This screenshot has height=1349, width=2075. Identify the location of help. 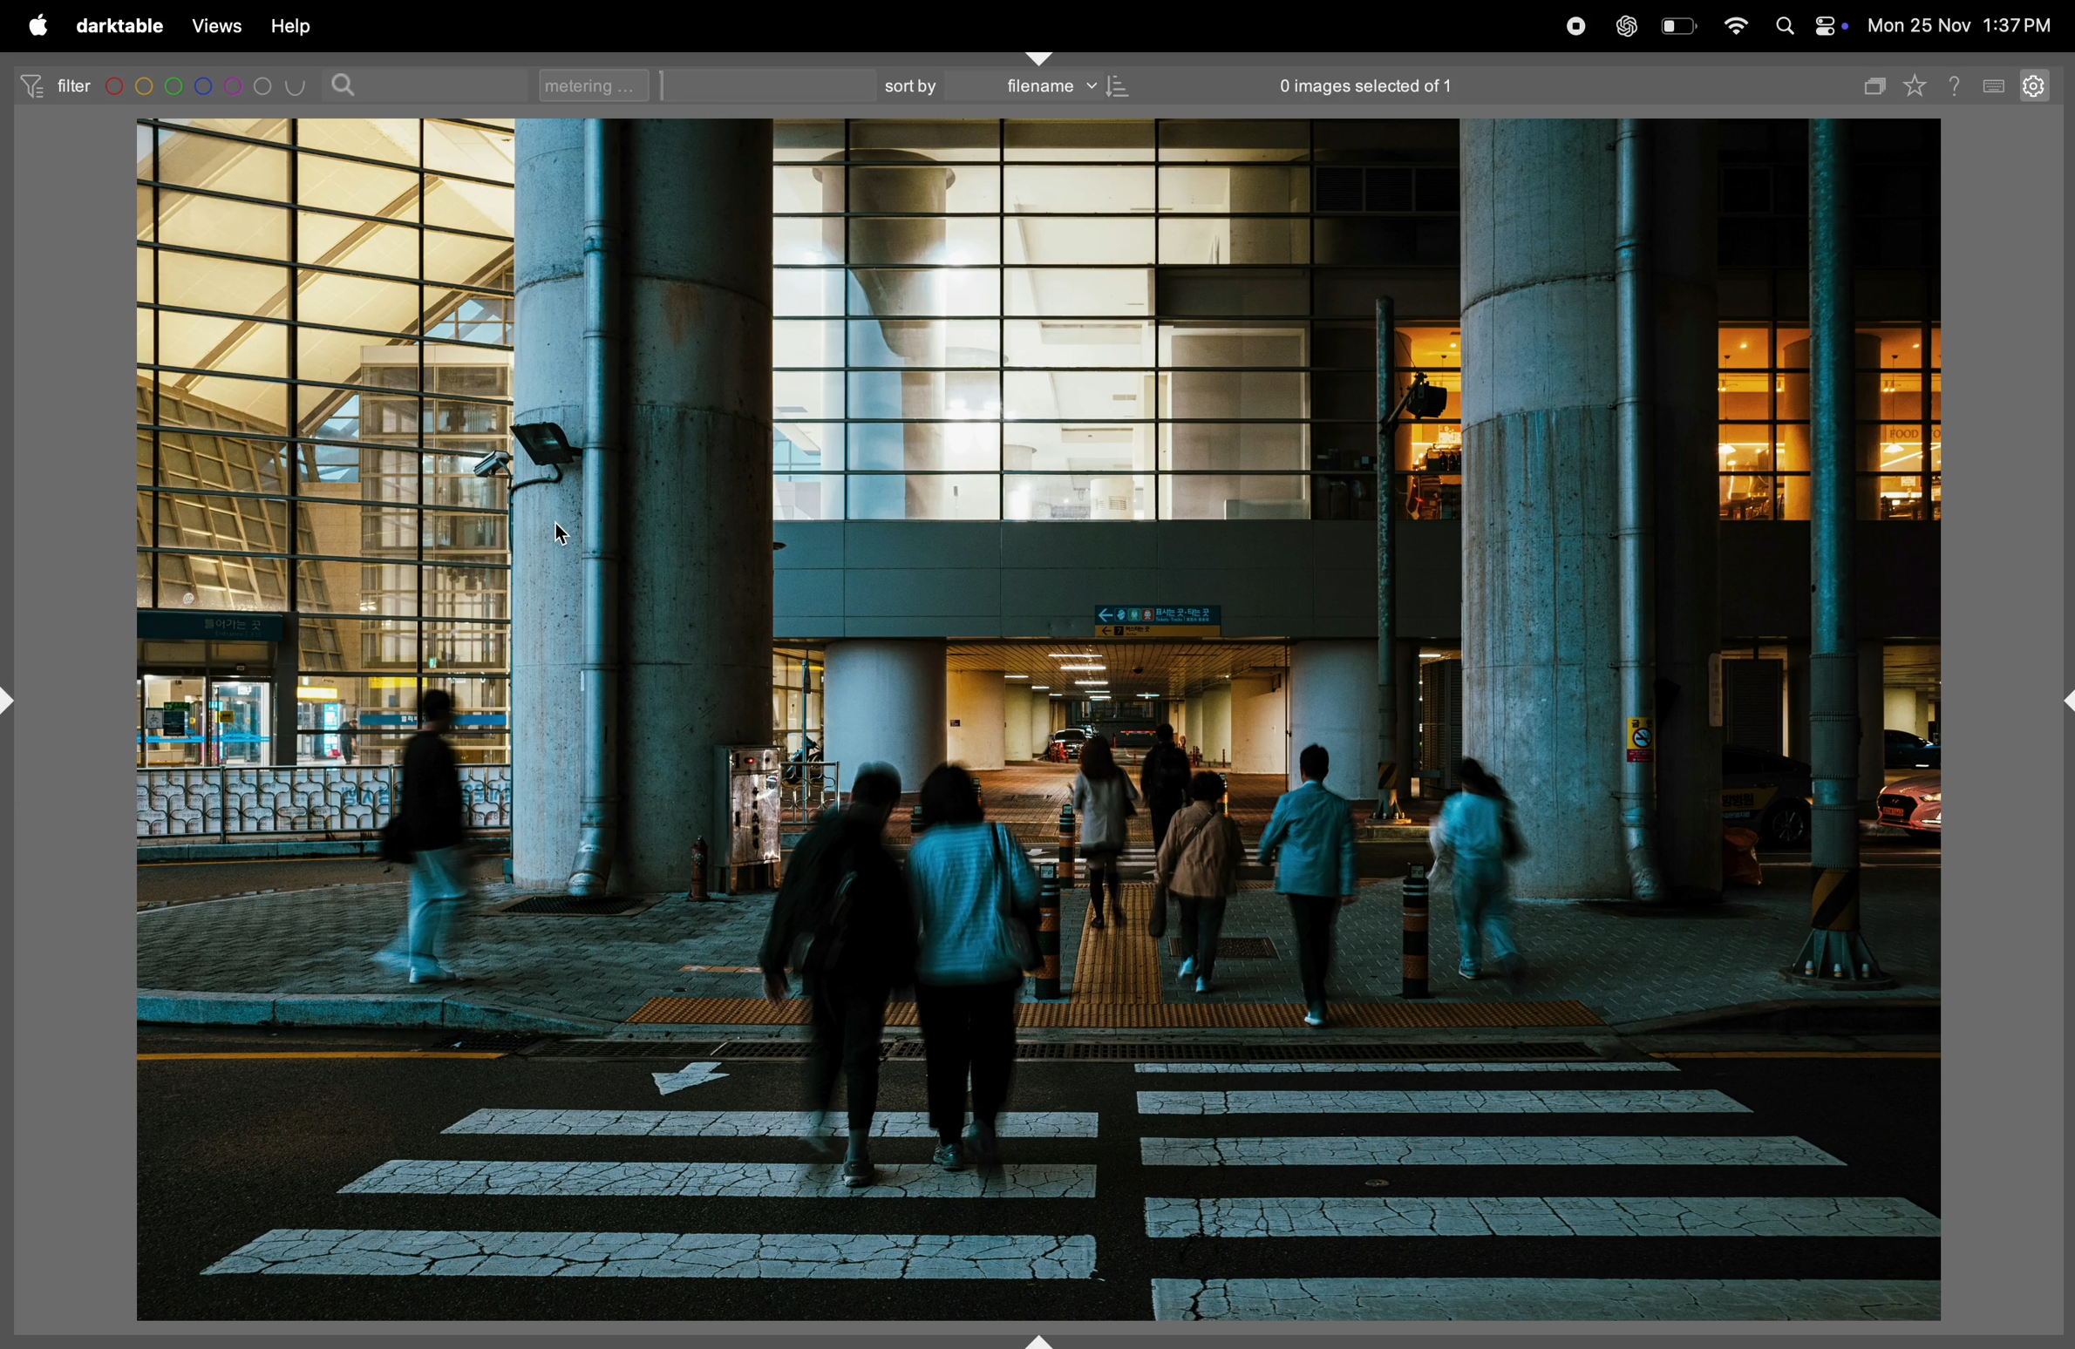
(1960, 83).